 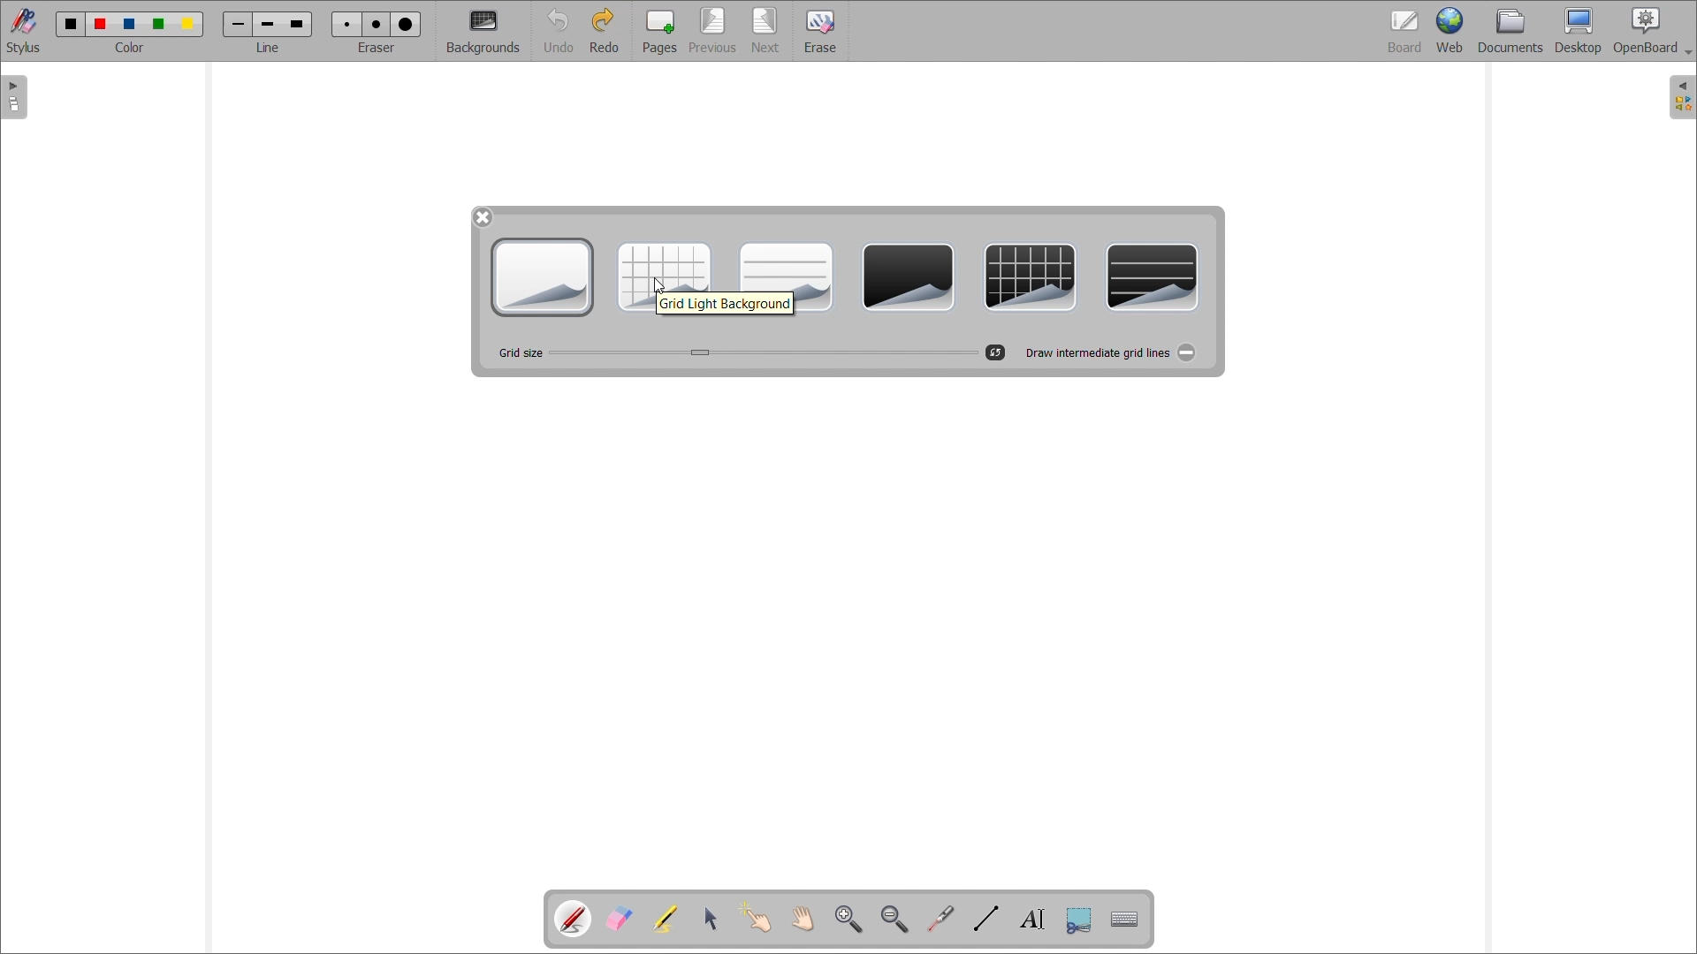 I want to click on Eraser thickness options, so click(x=377, y=25).